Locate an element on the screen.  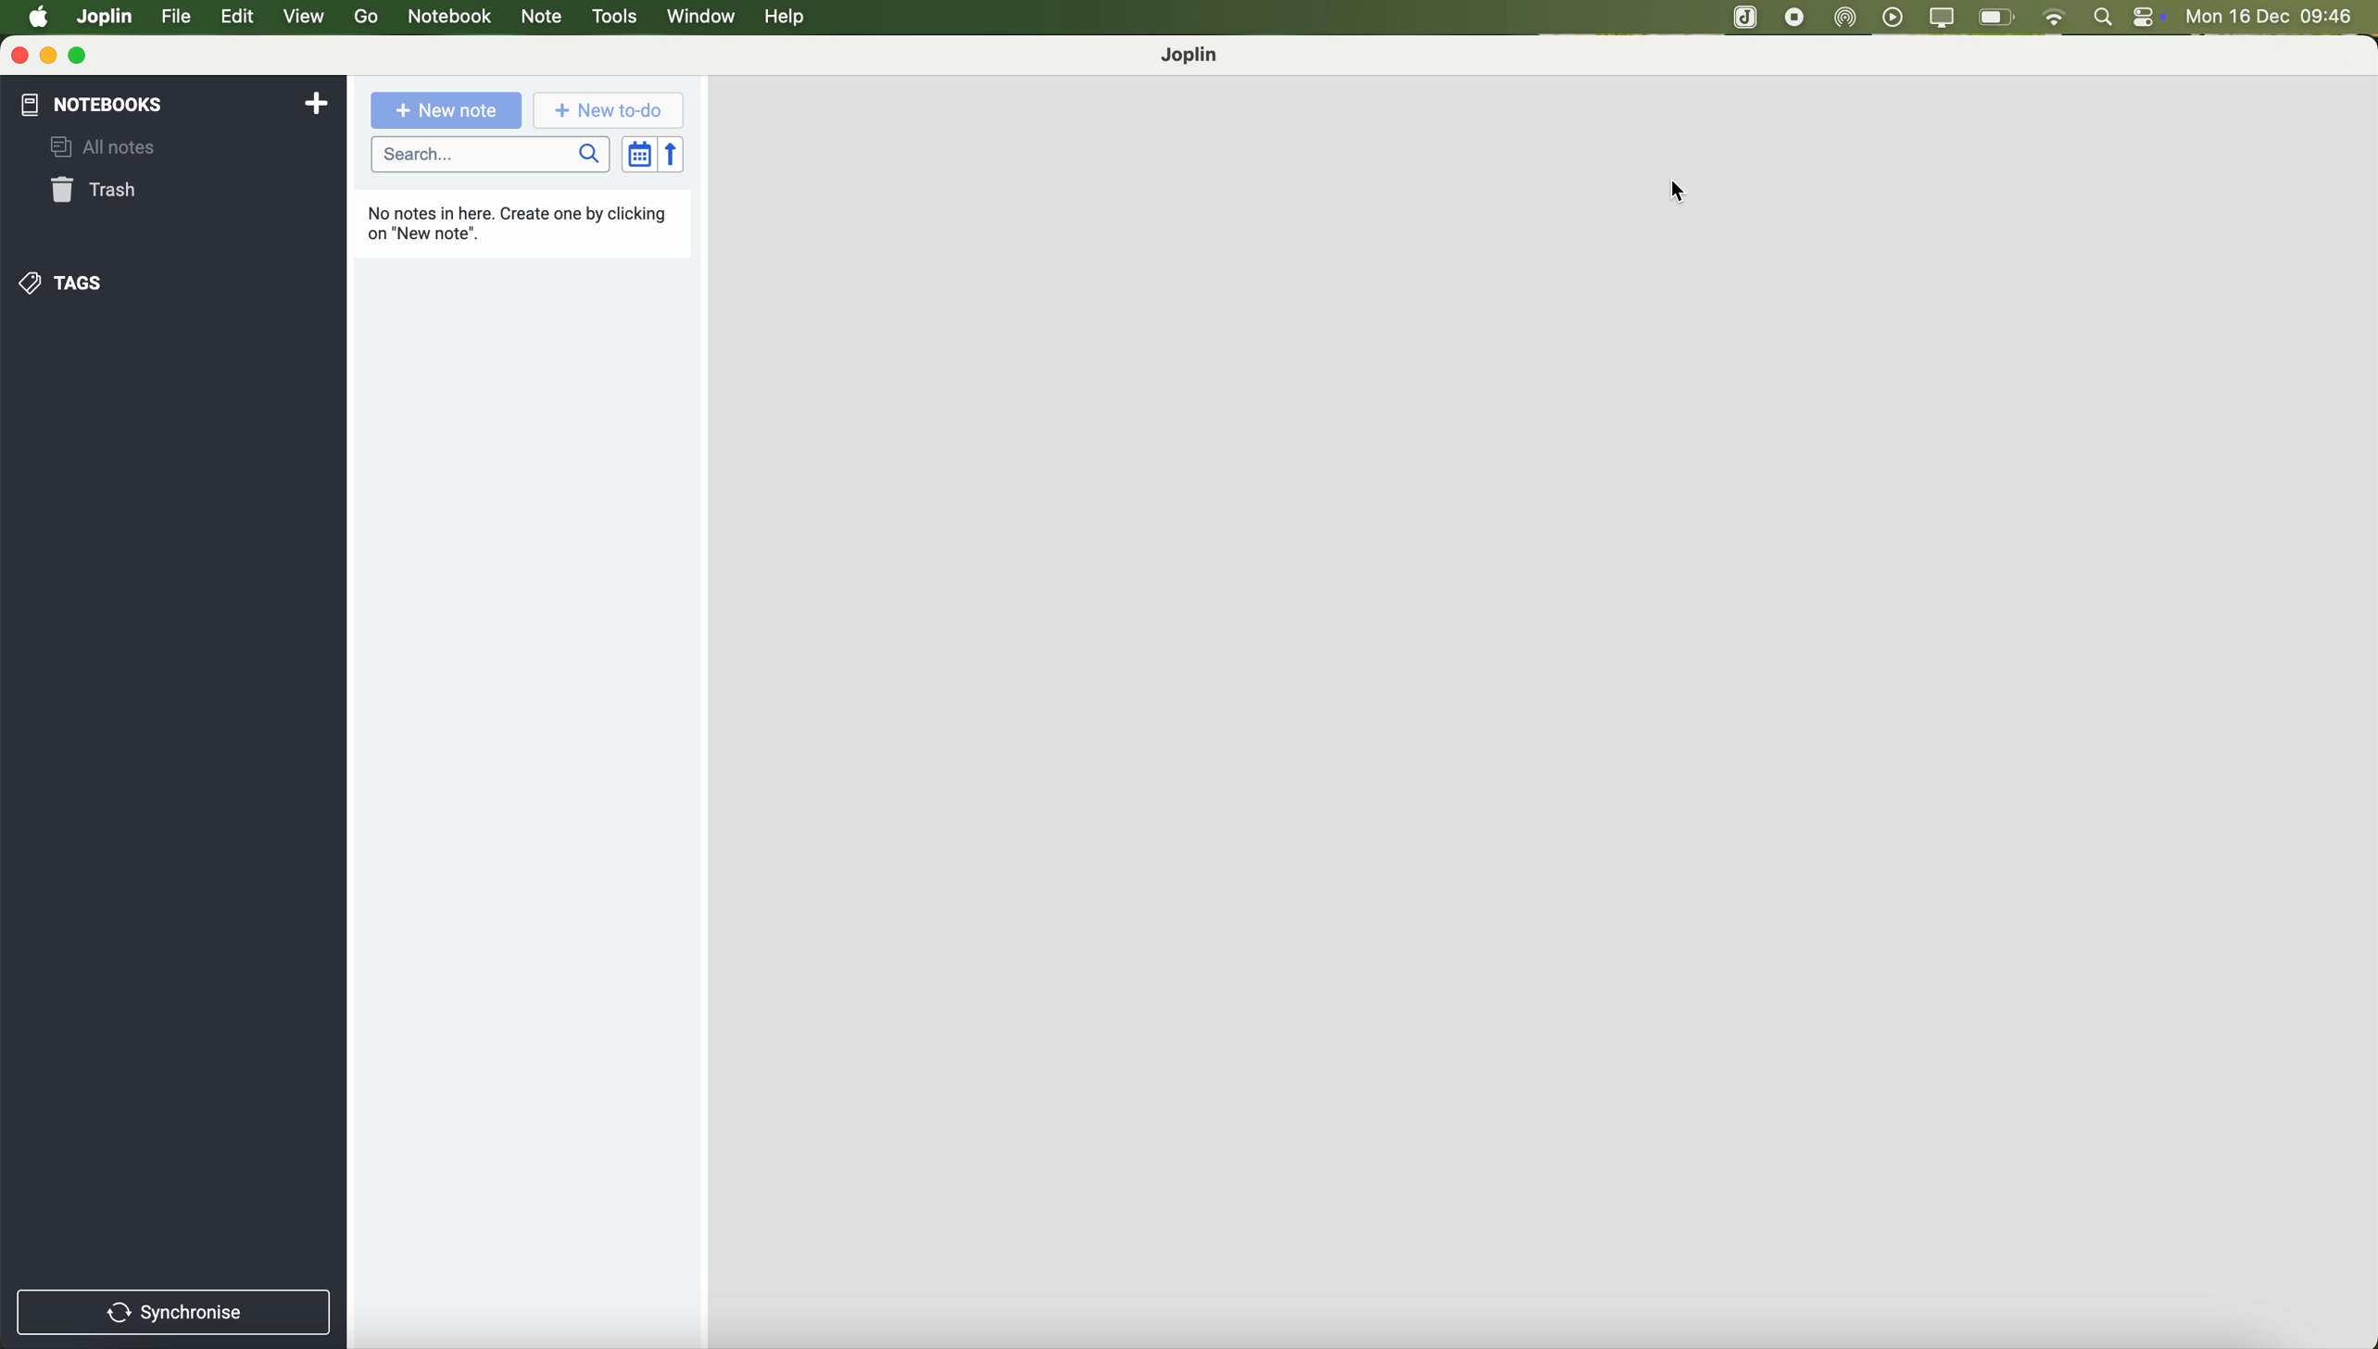
controls is located at coordinates (2155, 18).